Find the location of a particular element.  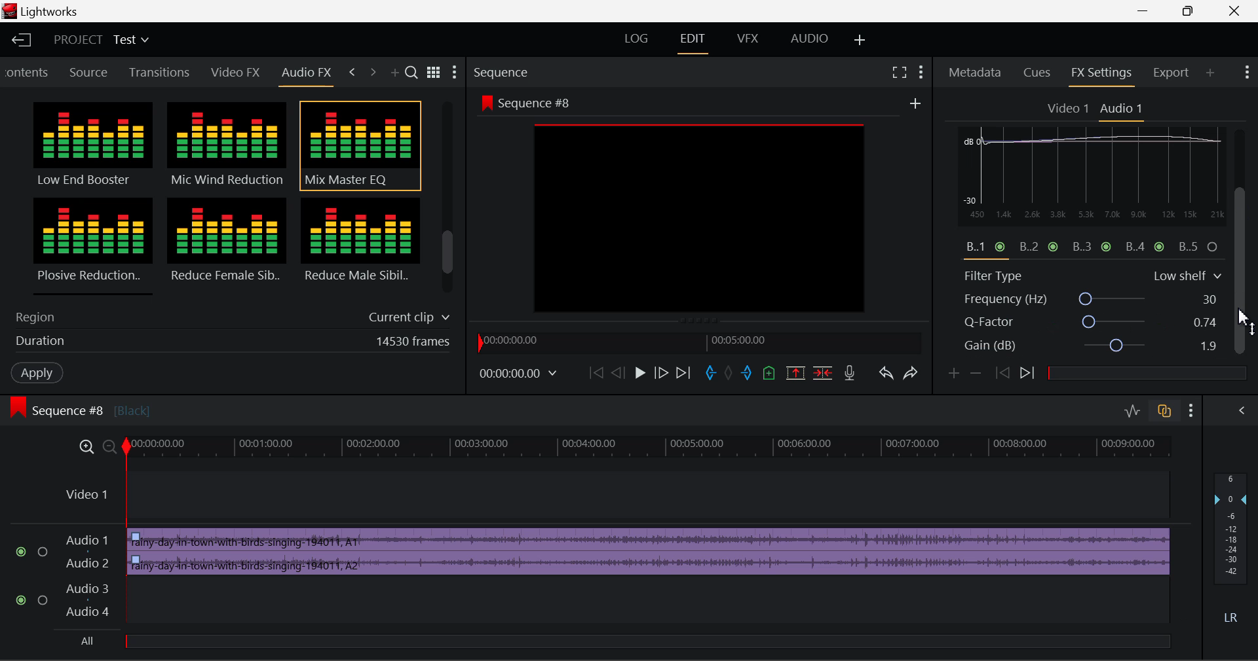

VFX Layout is located at coordinates (750, 41).